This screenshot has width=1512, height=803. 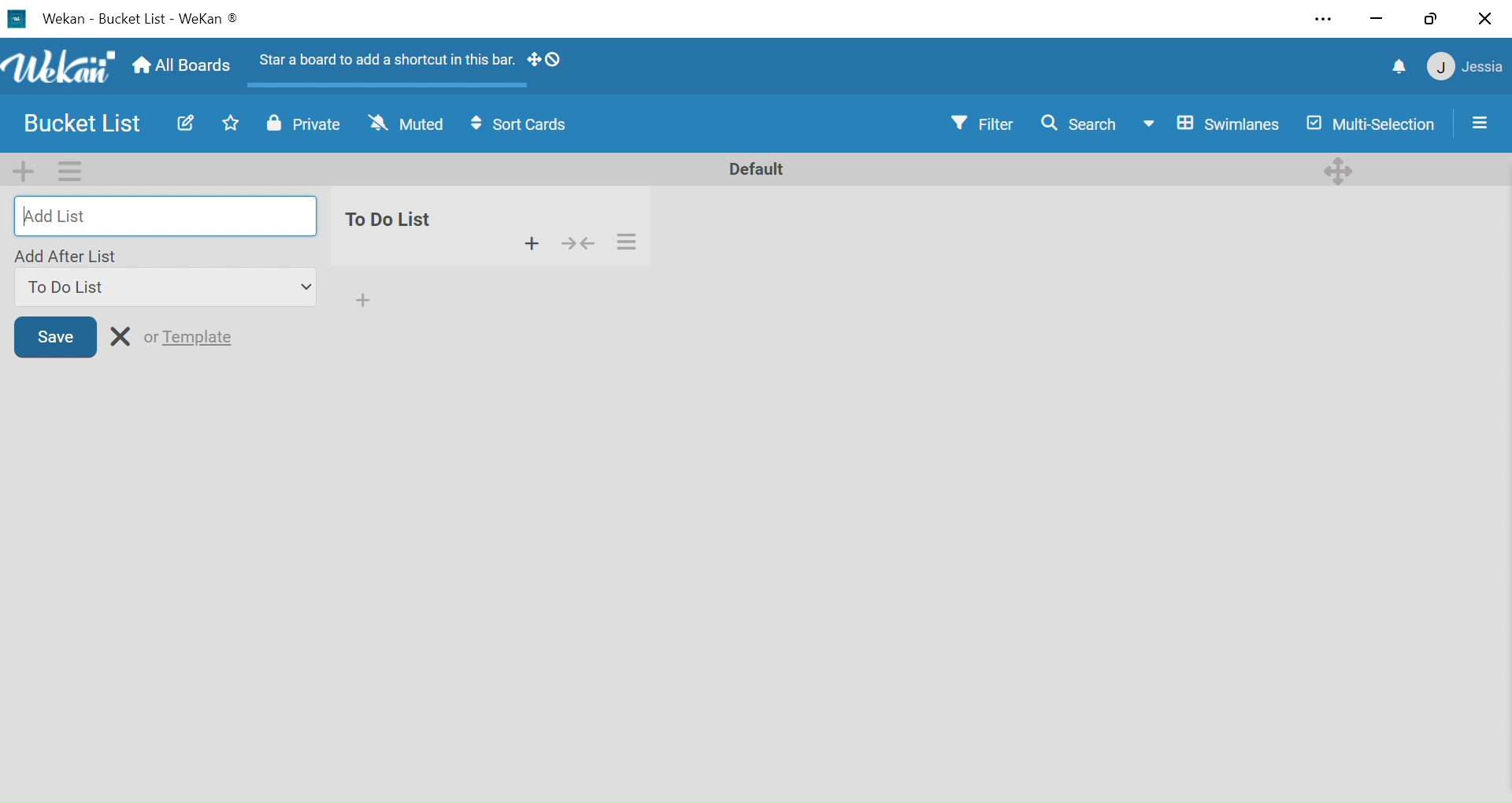 What do you see at coordinates (306, 288) in the screenshot?
I see `Expand` at bounding box center [306, 288].